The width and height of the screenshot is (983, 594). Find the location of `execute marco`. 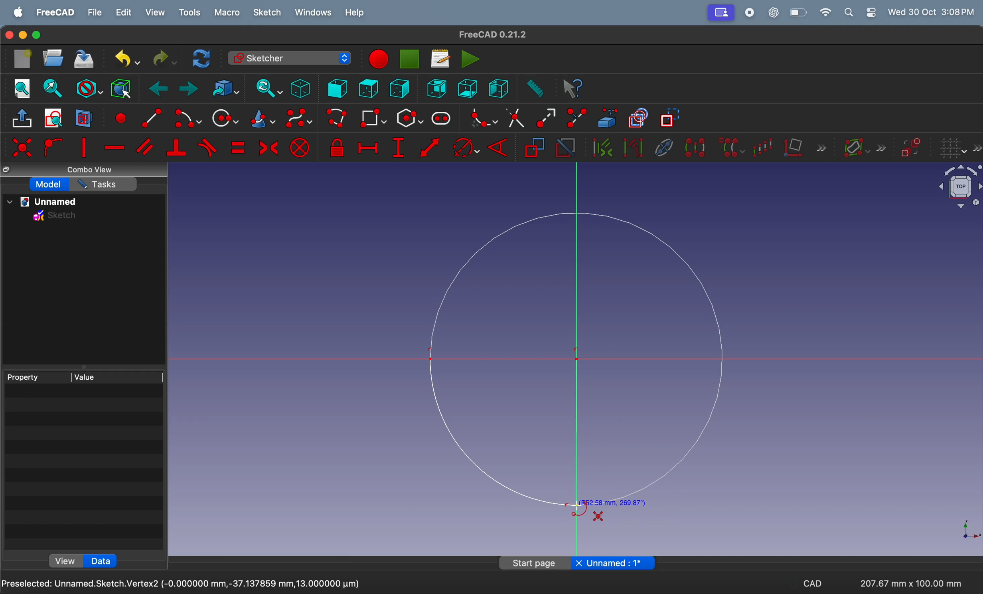

execute marco is located at coordinates (471, 59).